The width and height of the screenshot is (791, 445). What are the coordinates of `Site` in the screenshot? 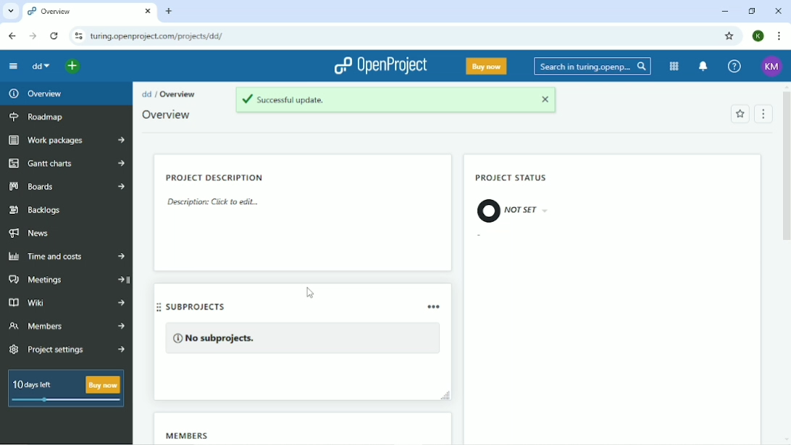 It's located at (159, 36).